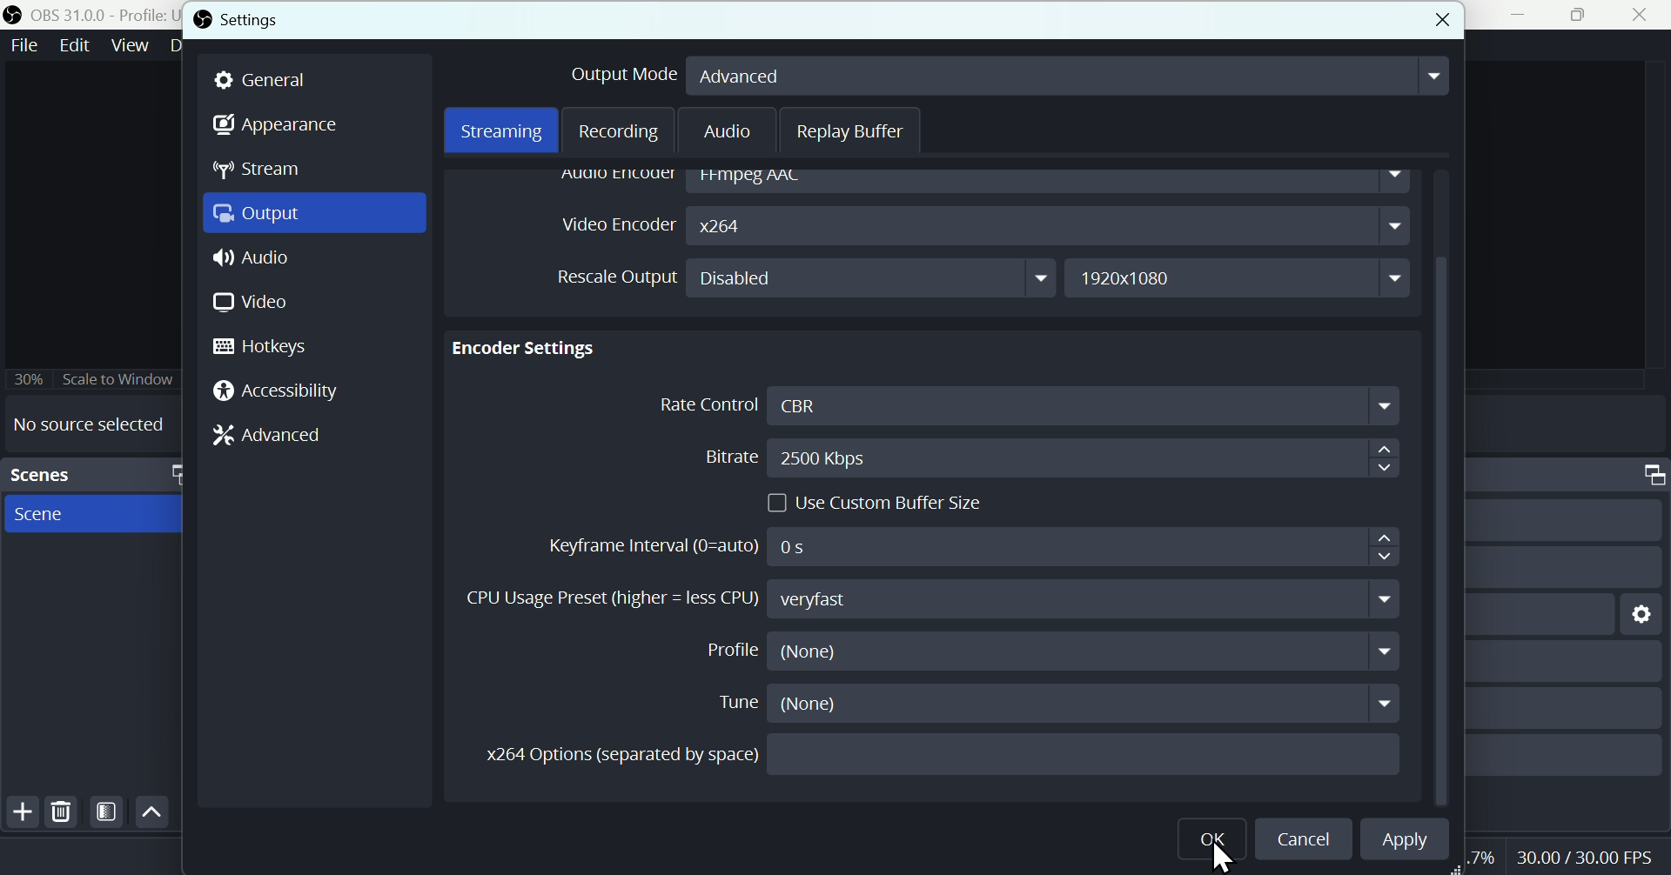  What do you see at coordinates (1241, 274) in the screenshot?
I see `1920x1080` at bounding box center [1241, 274].